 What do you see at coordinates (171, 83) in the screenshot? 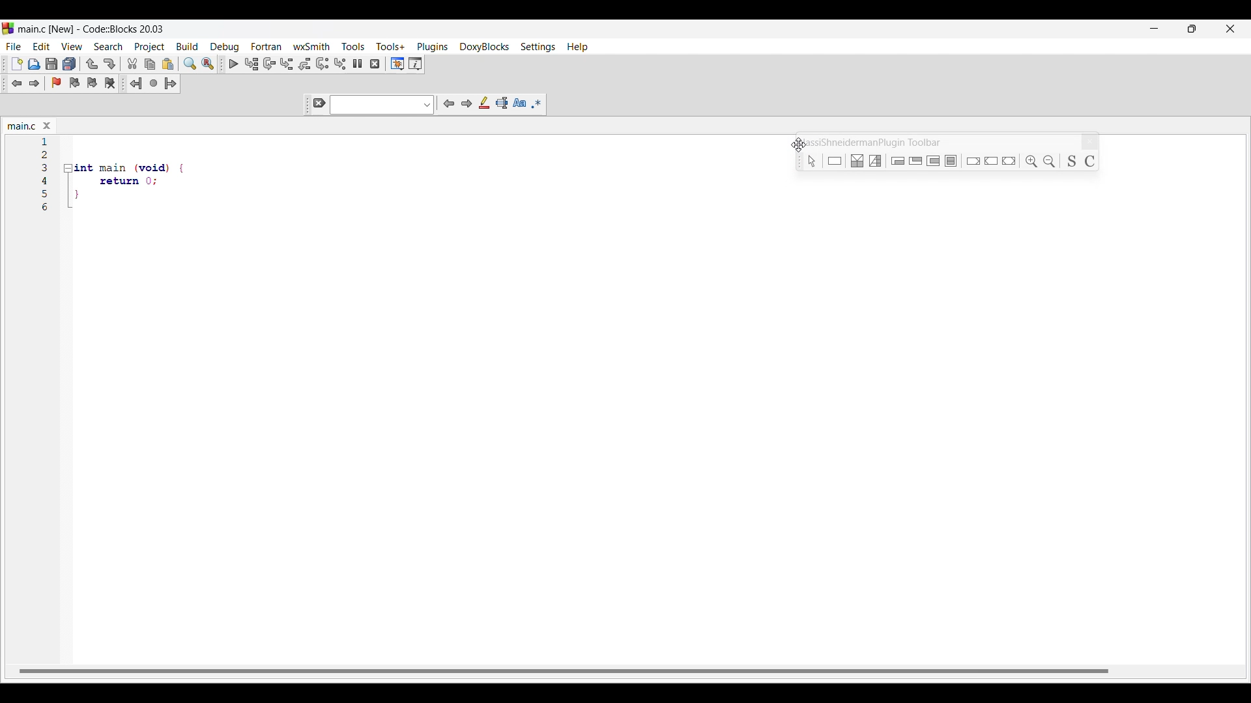
I see `Jump forward` at bounding box center [171, 83].